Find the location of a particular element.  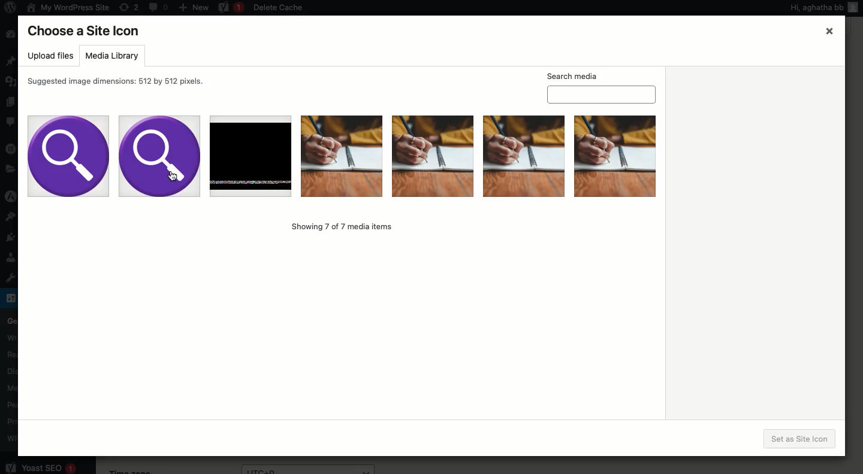

user icon is located at coordinates (855, 12).